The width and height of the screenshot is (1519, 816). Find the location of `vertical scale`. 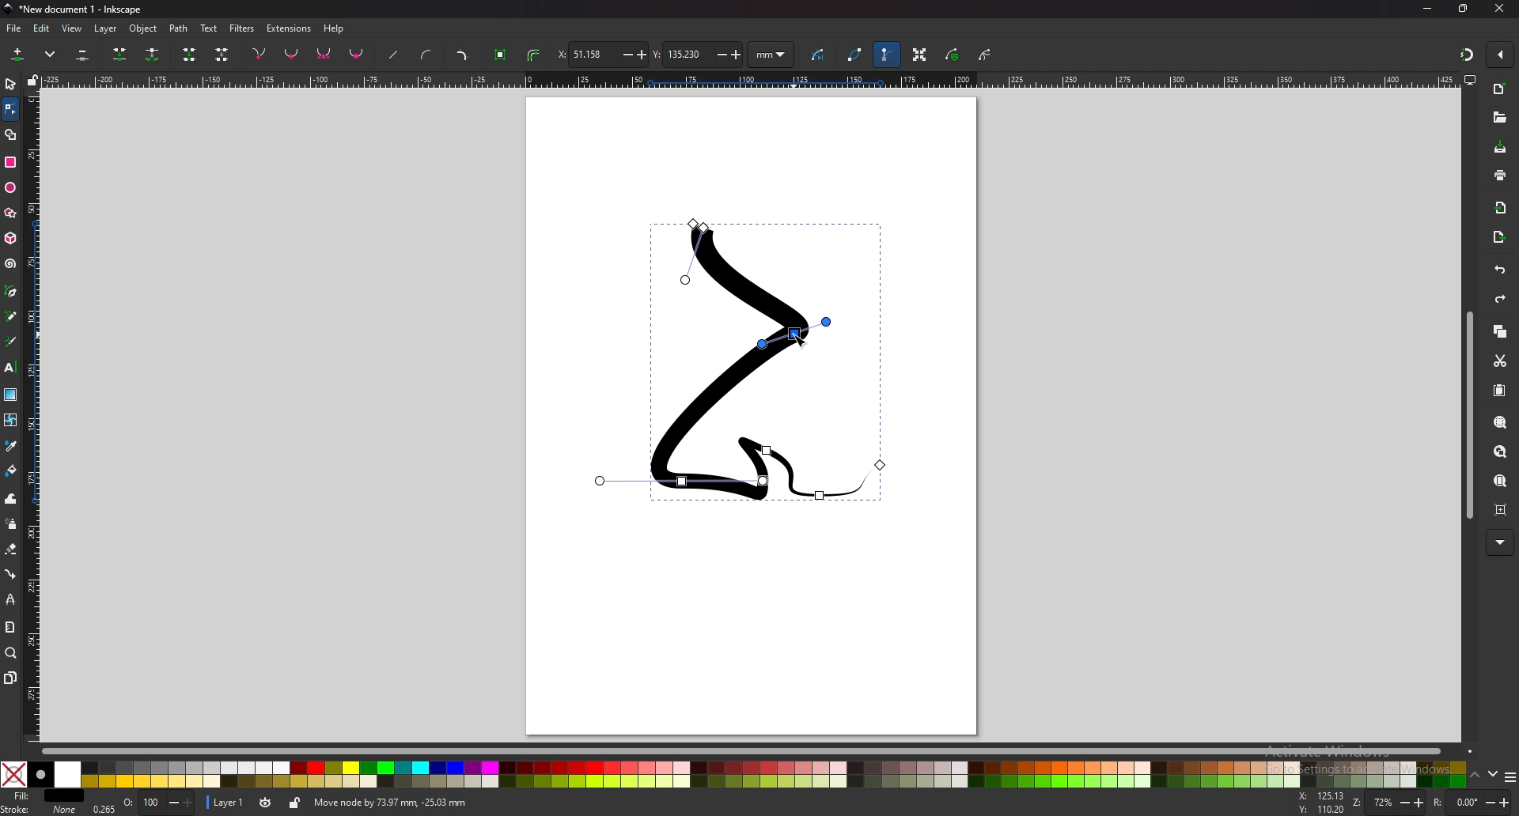

vertical scale is located at coordinates (32, 415).